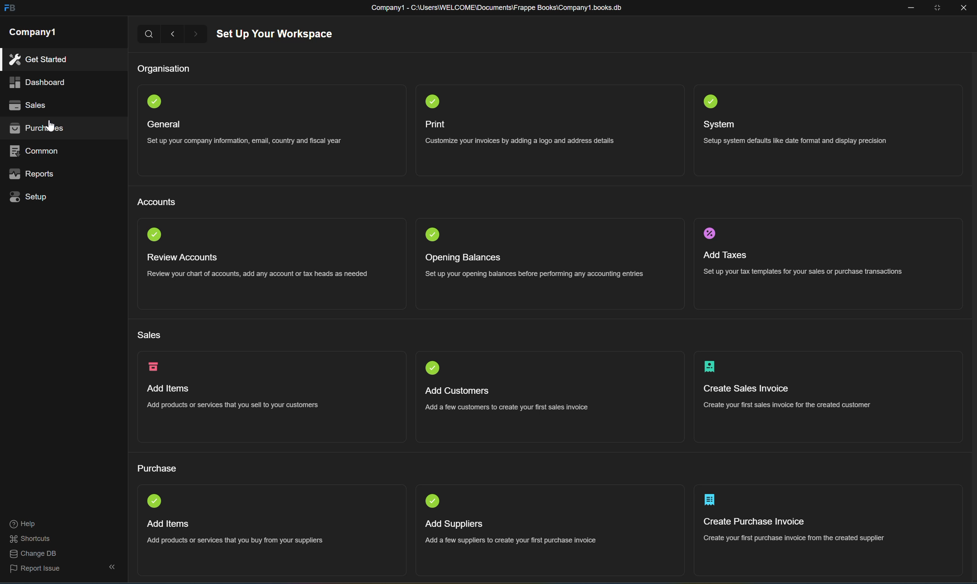 This screenshot has height=584, width=977. I want to click on opening, so click(433, 236).